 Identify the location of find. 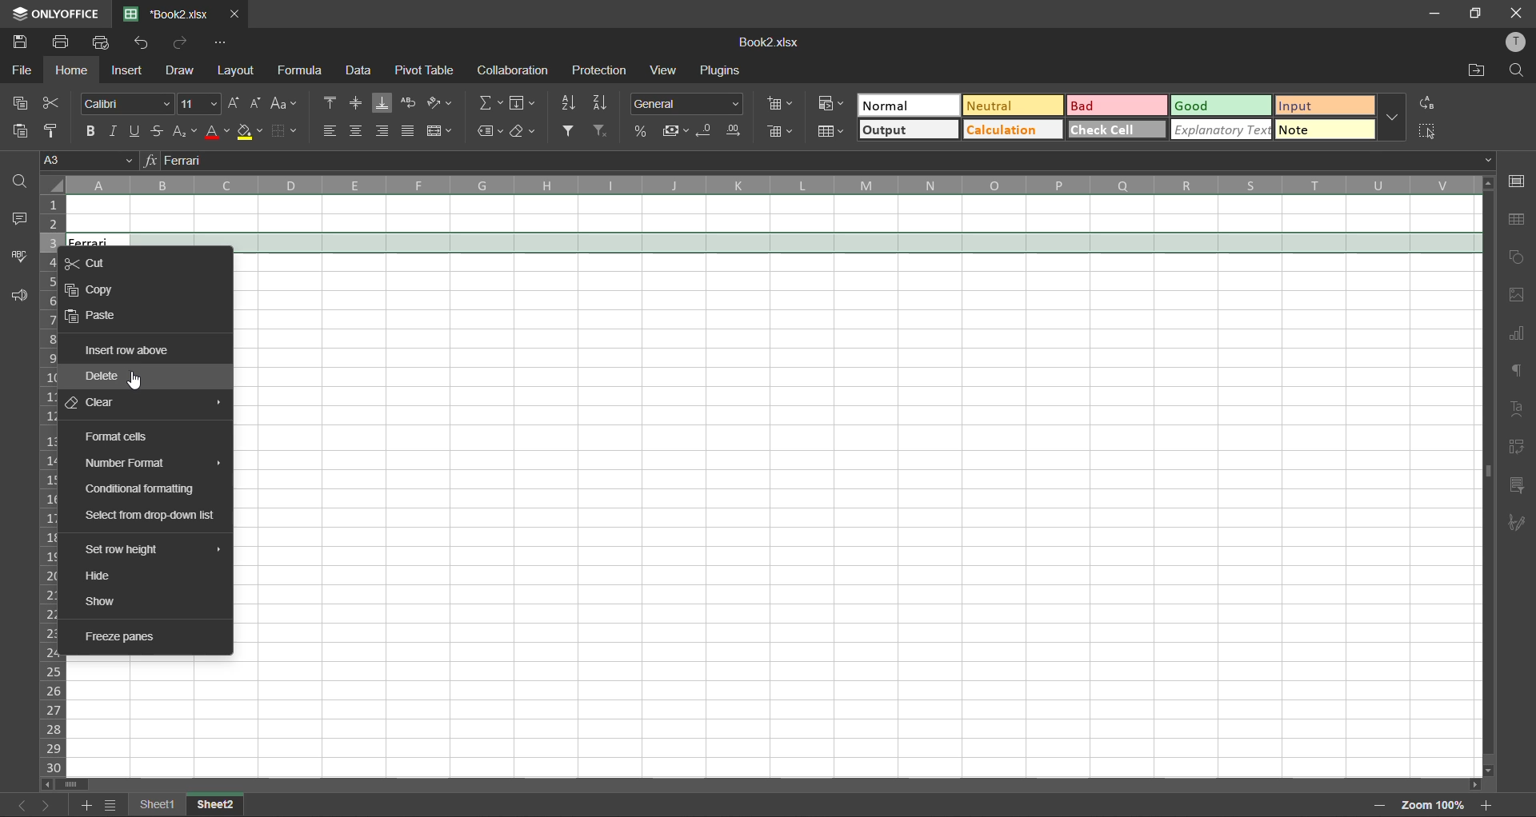
(1513, 70).